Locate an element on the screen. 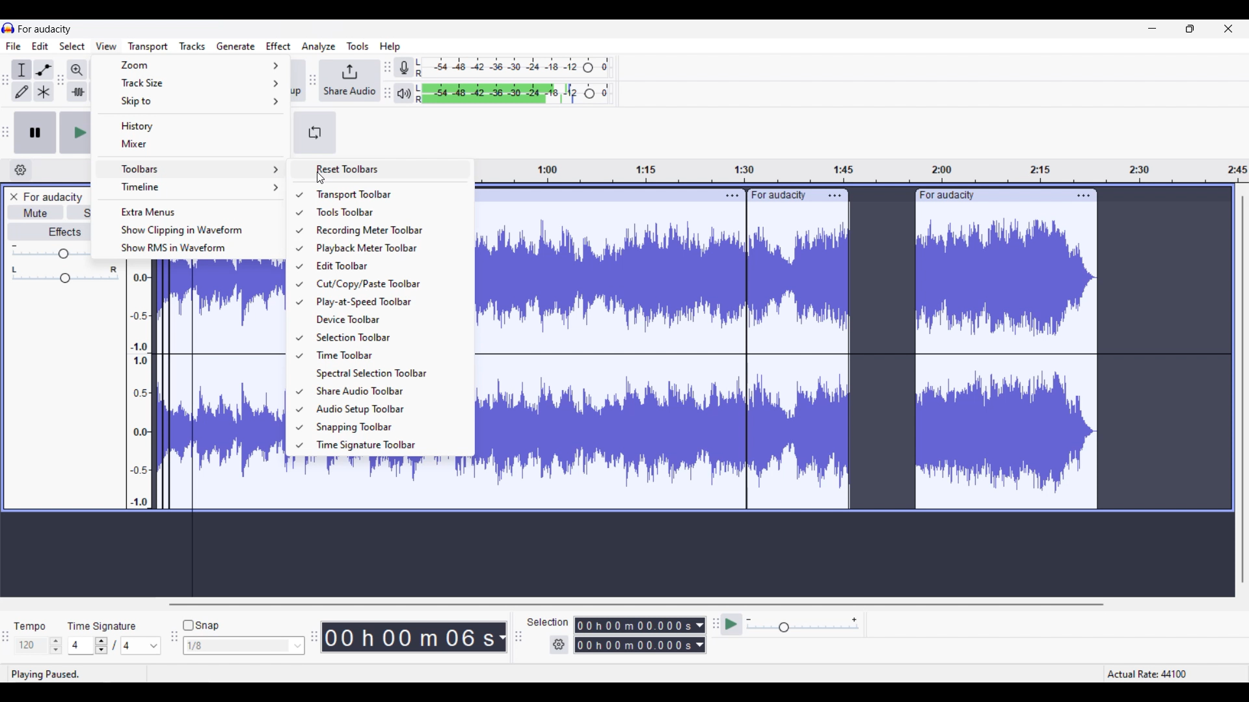  Time signature toolbar is located at coordinates (388, 445).